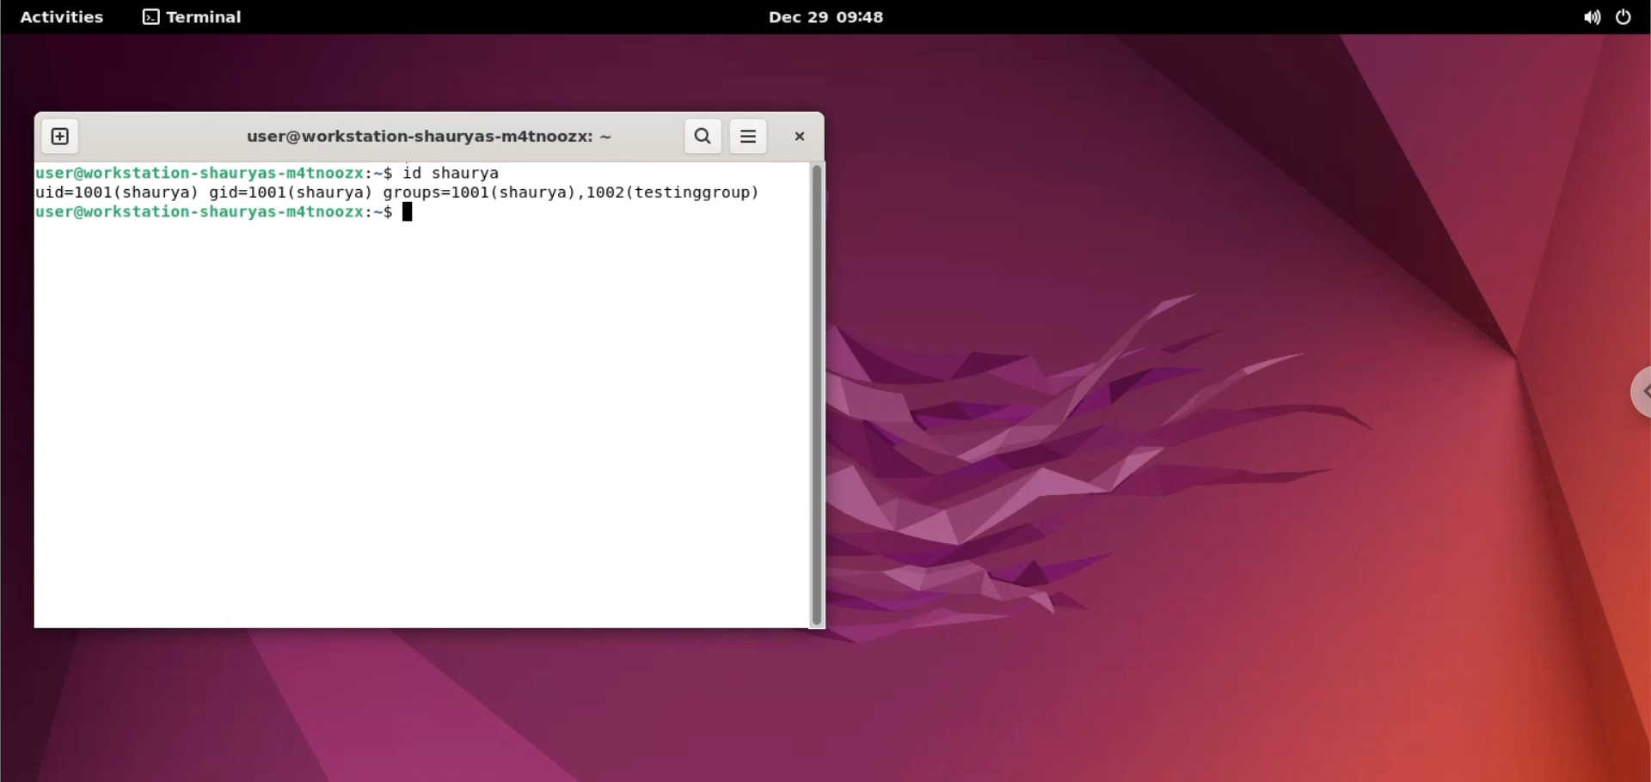 This screenshot has width=1651, height=782. What do you see at coordinates (1630, 18) in the screenshot?
I see `power option` at bounding box center [1630, 18].